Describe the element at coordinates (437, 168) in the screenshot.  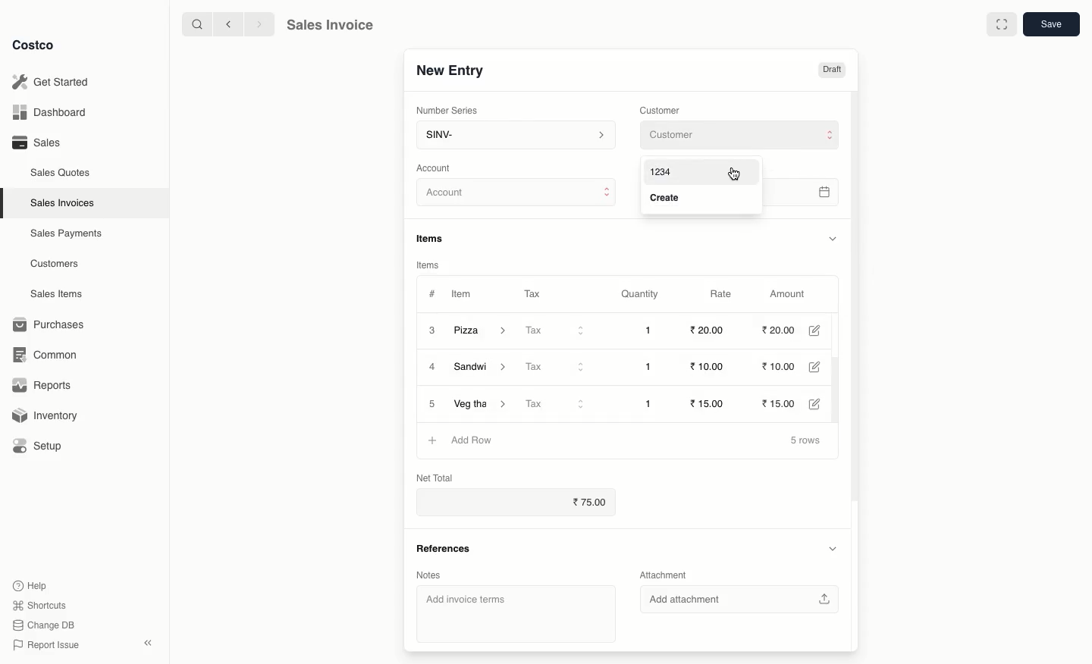
I see `‘Account` at that location.